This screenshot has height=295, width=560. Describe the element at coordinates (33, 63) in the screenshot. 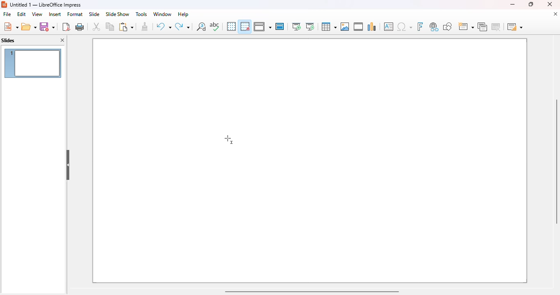

I see `slide 1` at that location.